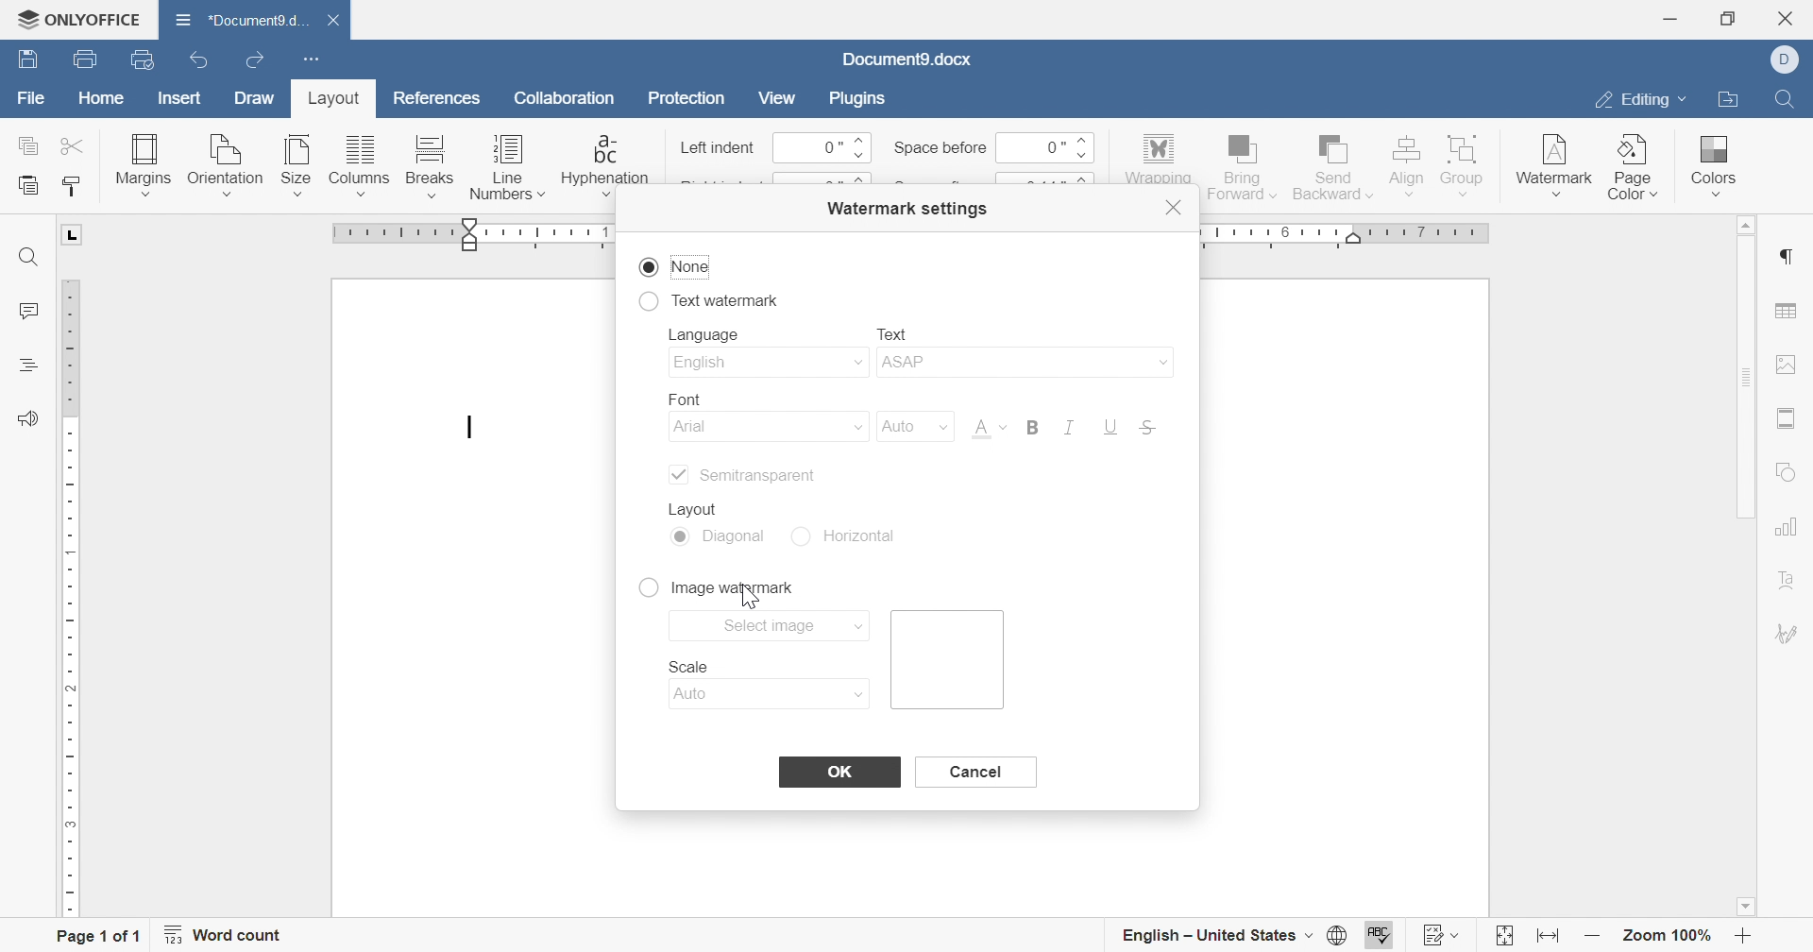 The height and width of the screenshot is (952, 1813). Describe the element at coordinates (97, 938) in the screenshot. I see `page 1 of 1` at that location.